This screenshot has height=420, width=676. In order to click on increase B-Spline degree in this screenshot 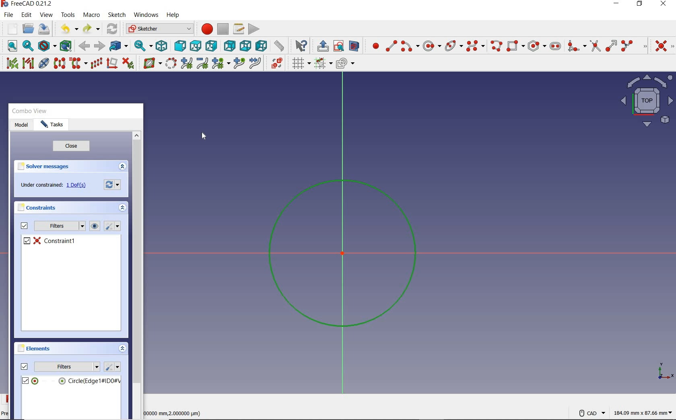, I will do `click(185, 64)`.